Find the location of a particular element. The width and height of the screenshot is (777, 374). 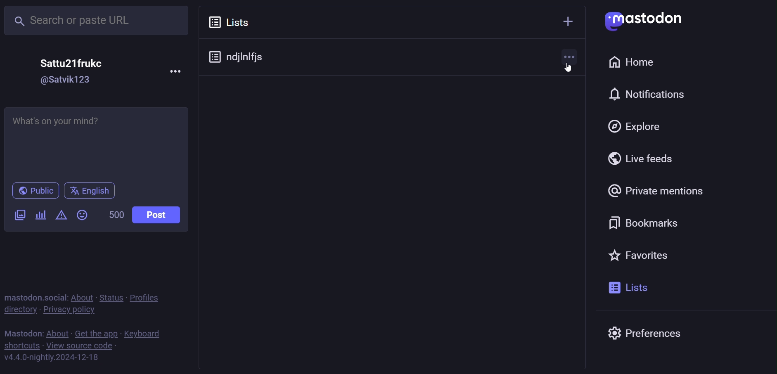

mastodon social is located at coordinates (35, 296).